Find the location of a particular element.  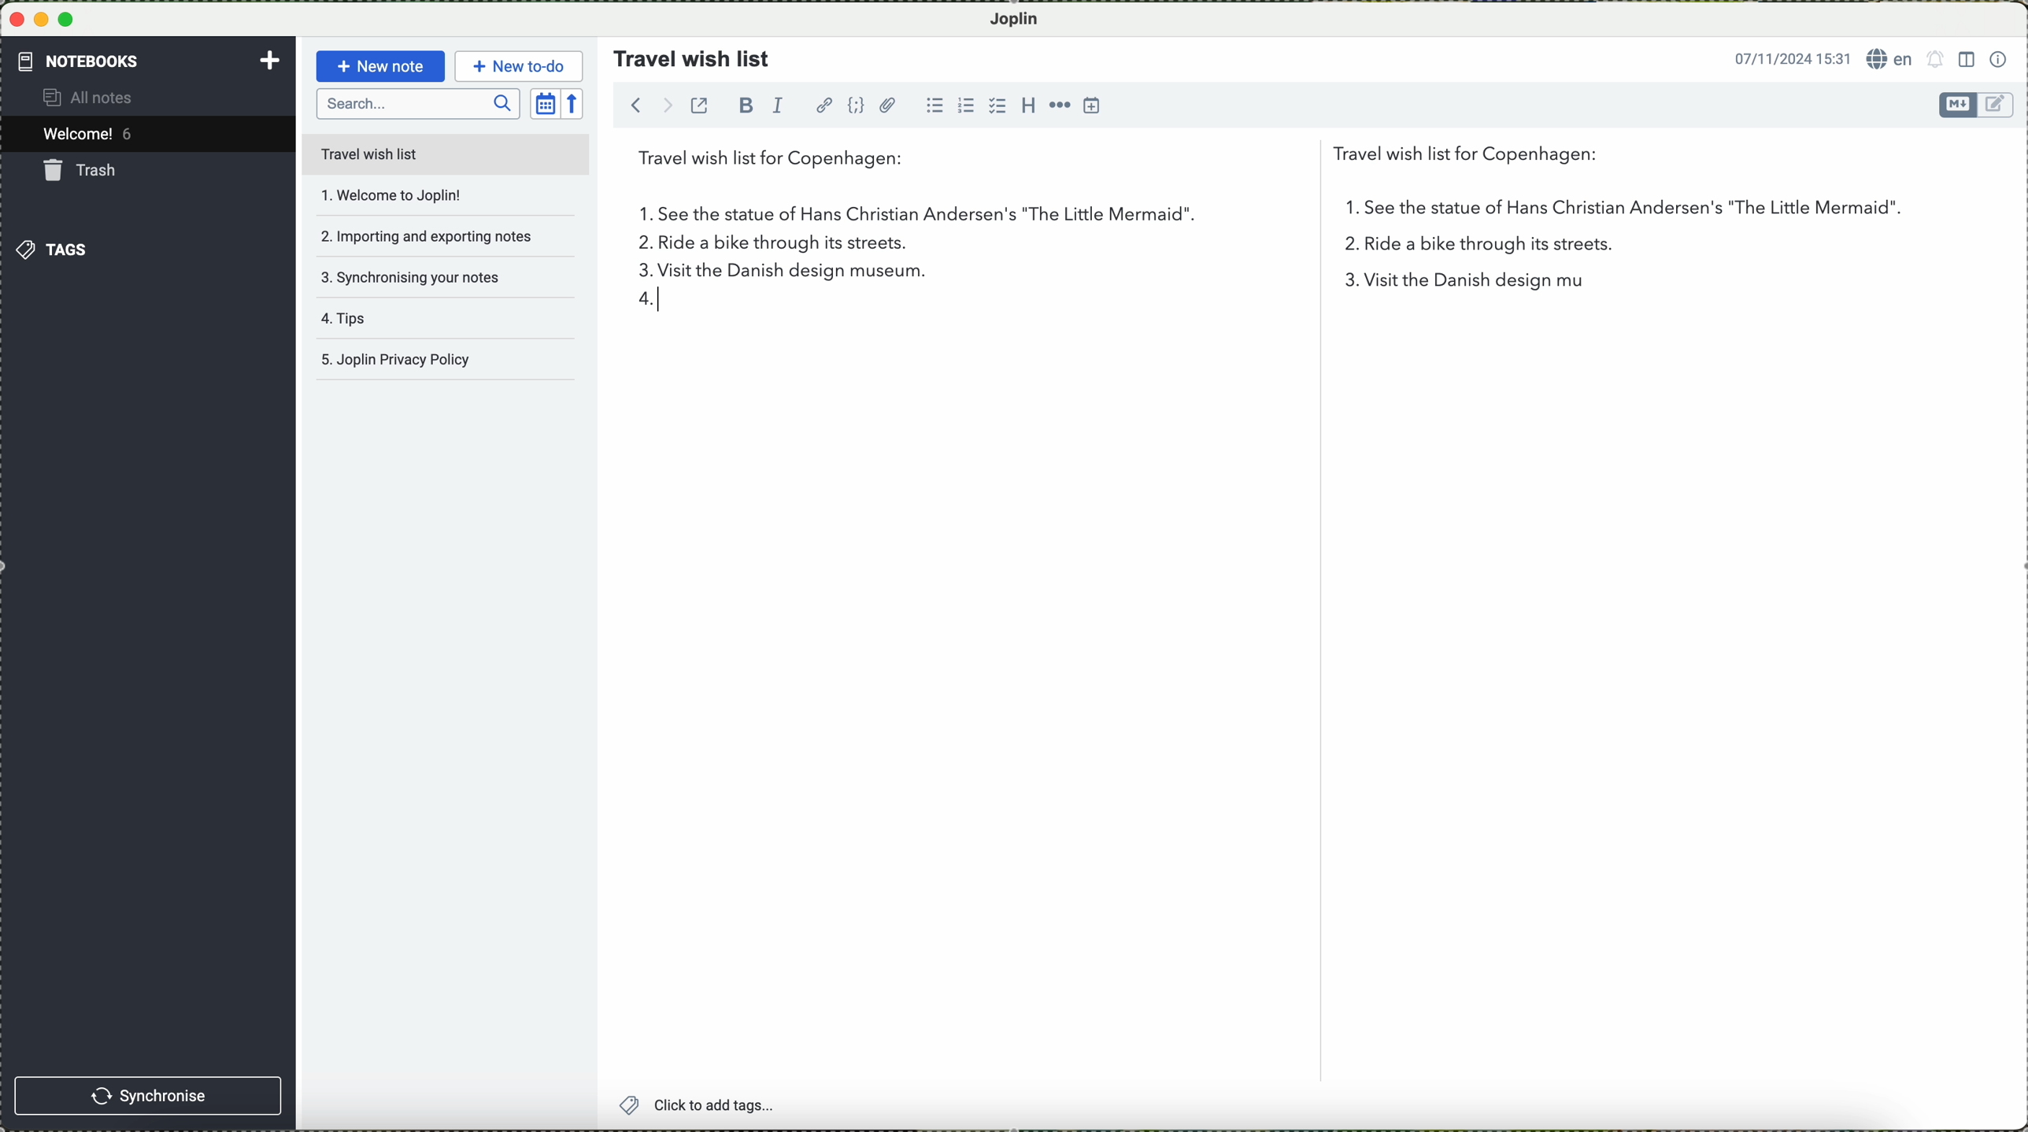

note properties is located at coordinates (1999, 57).